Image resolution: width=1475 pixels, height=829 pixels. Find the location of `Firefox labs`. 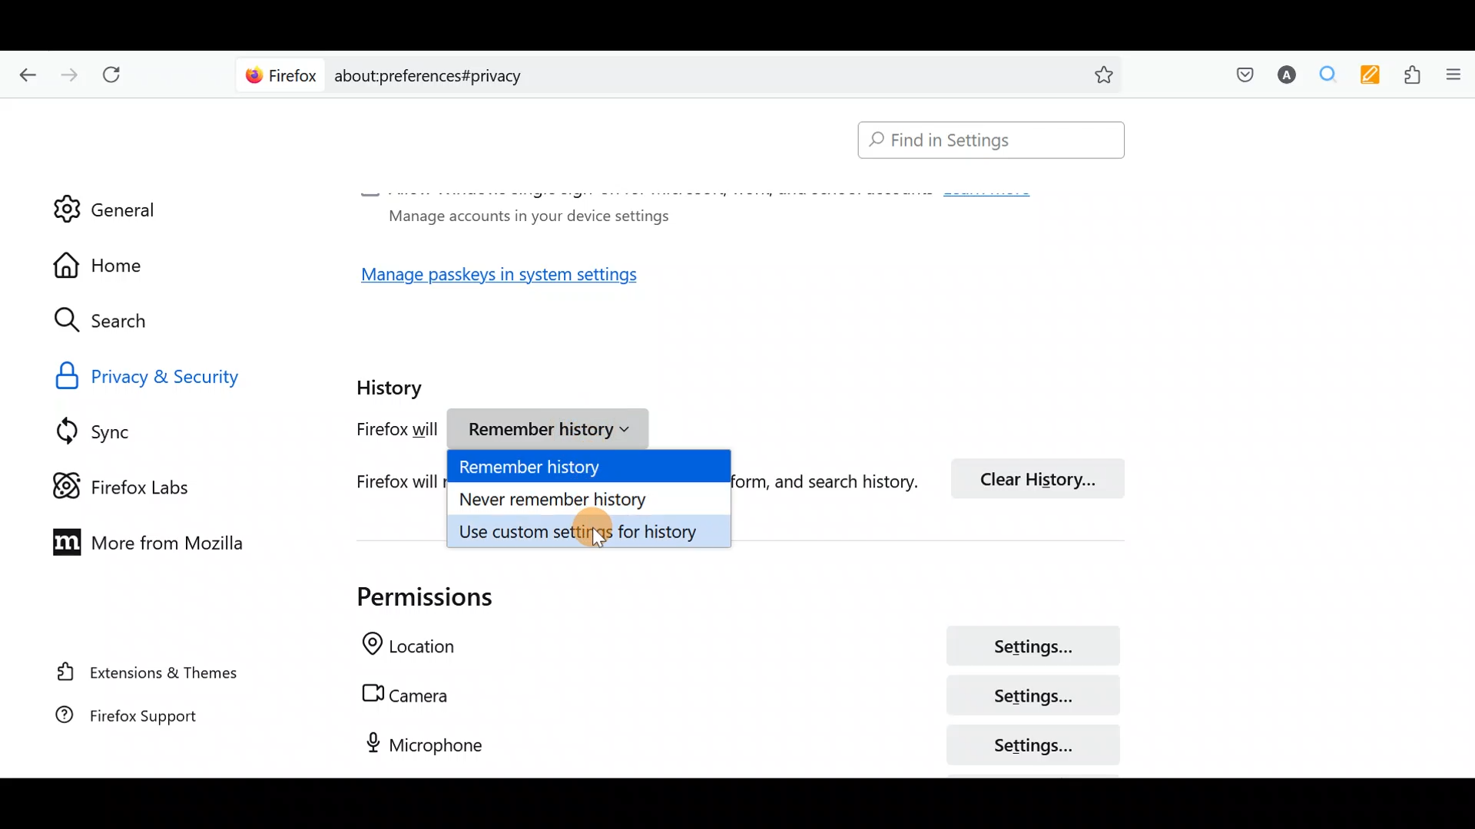

Firefox labs is located at coordinates (134, 484).